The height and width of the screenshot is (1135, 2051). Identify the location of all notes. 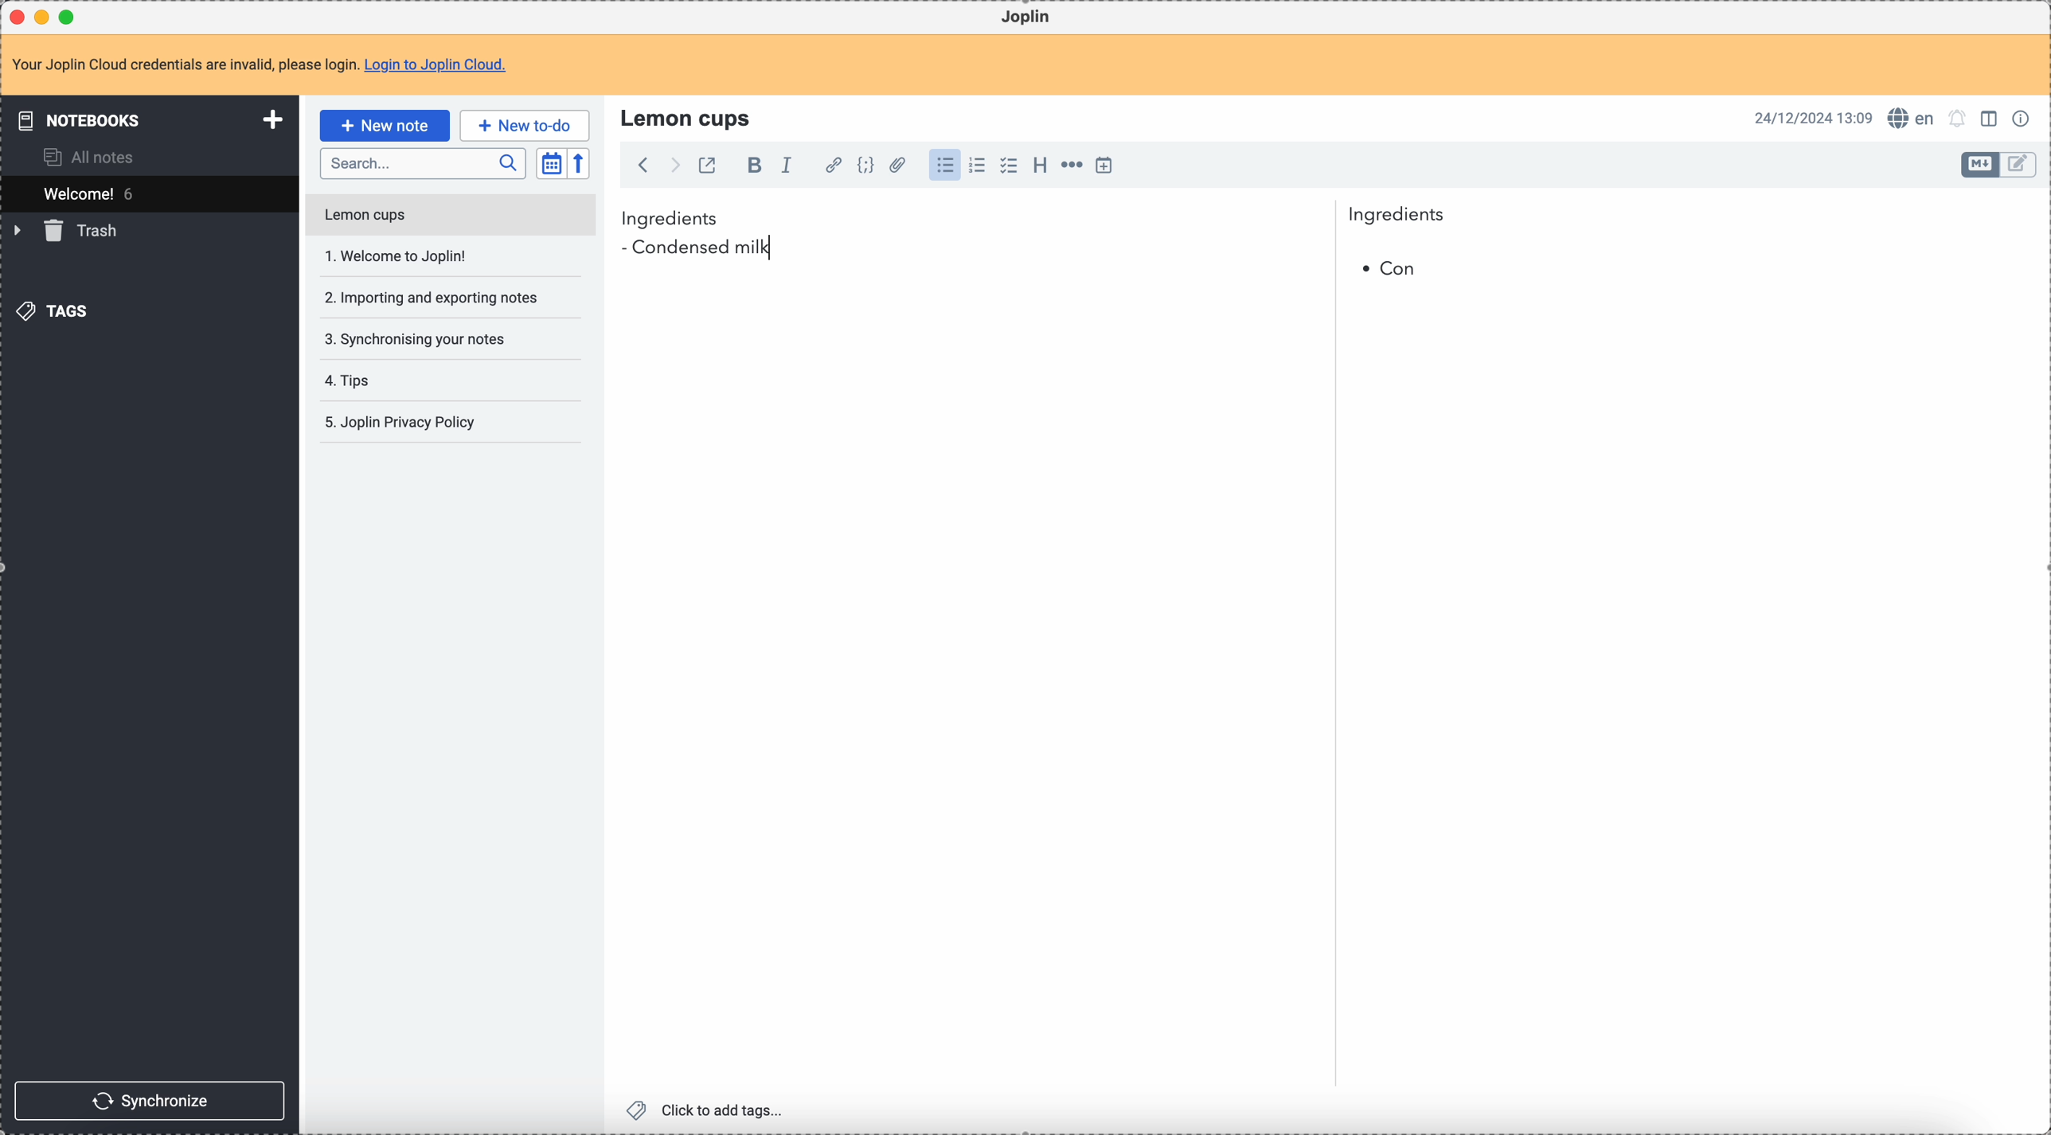
(94, 156).